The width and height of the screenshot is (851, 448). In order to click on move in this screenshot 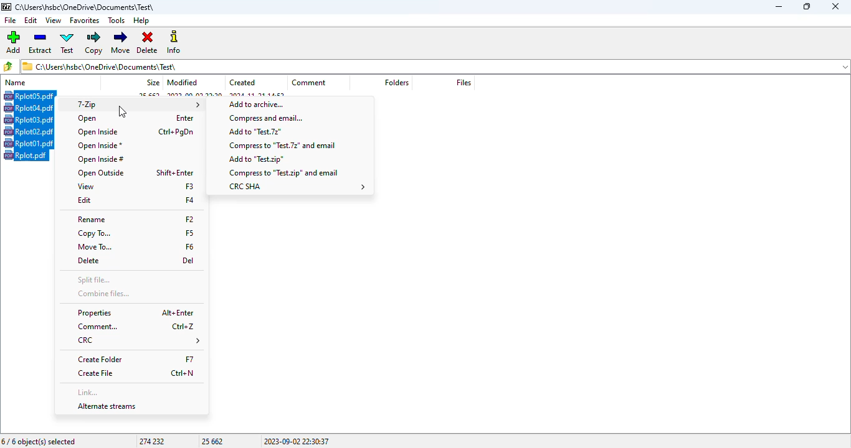, I will do `click(121, 42)`.